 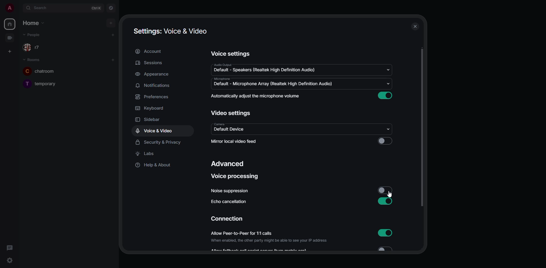 What do you see at coordinates (32, 59) in the screenshot?
I see `room` at bounding box center [32, 59].